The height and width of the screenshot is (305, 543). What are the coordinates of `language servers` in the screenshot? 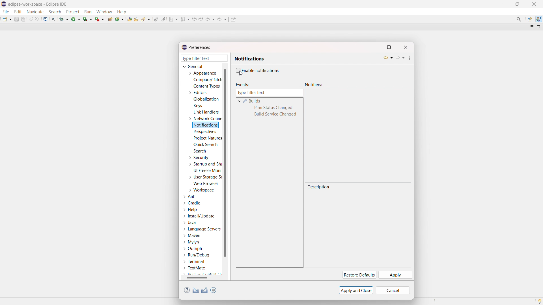 It's located at (202, 229).